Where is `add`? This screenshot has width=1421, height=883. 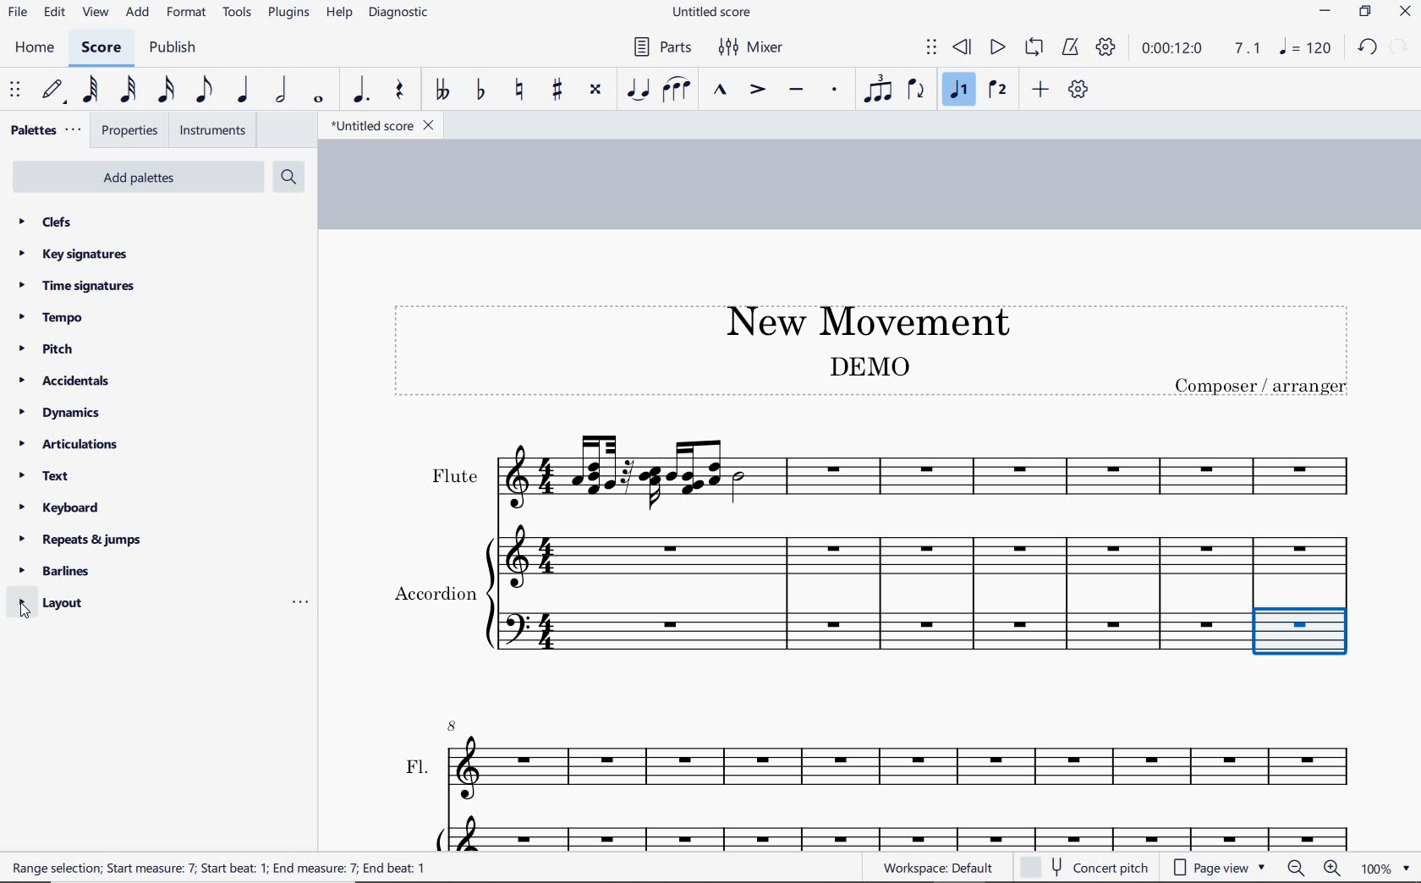
add is located at coordinates (1043, 89).